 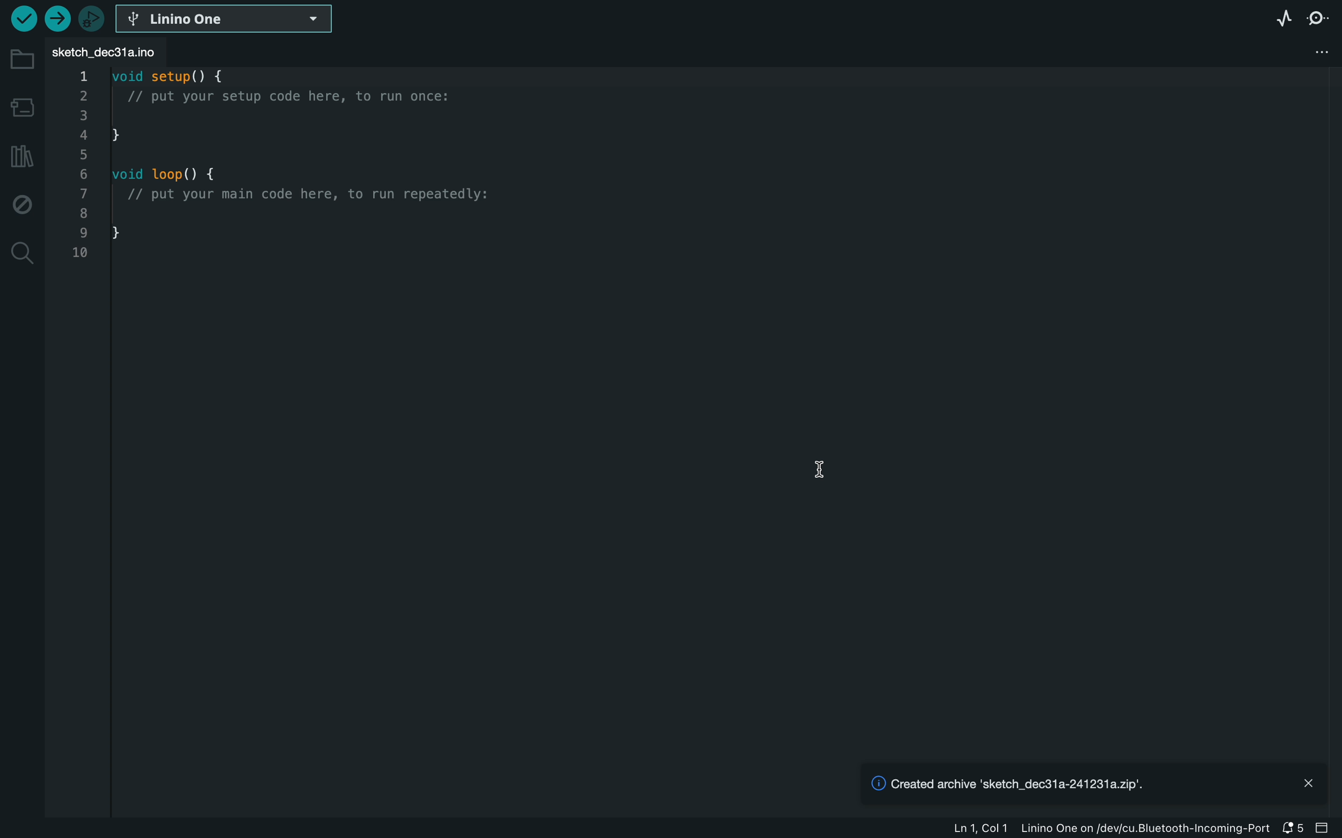 I want to click on board manager, so click(x=21, y=103).